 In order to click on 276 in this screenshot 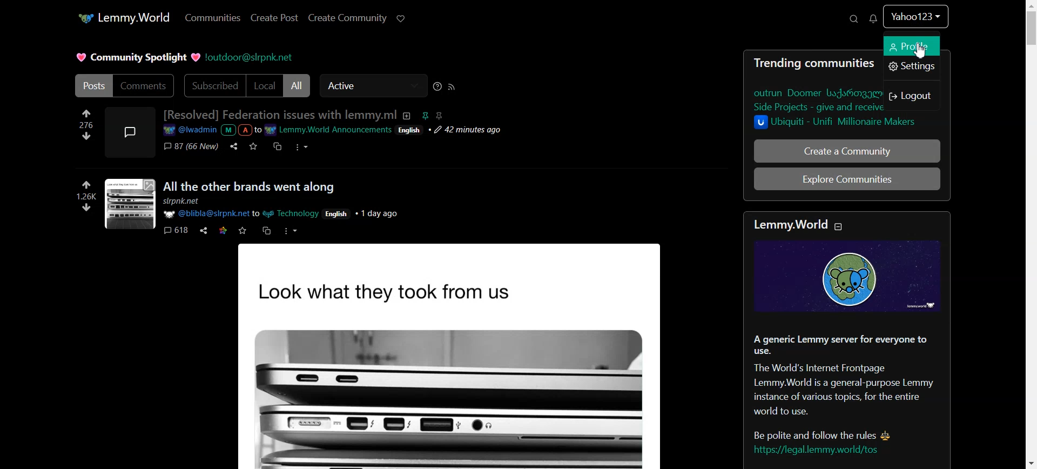, I will do `click(80, 125)`.